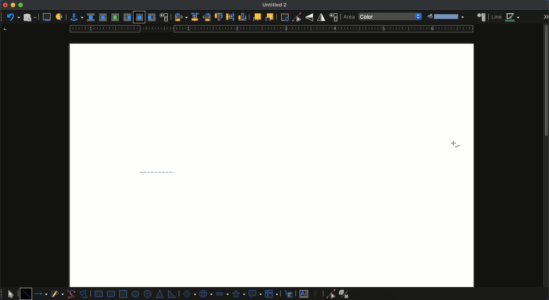 This screenshot has width=549, height=300. I want to click on flip vertically, so click(309, 17).